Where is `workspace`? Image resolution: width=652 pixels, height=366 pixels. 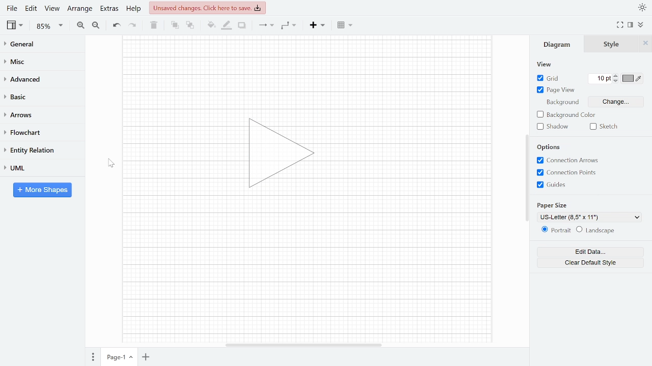
workspace is located at coordinates (175, 154).